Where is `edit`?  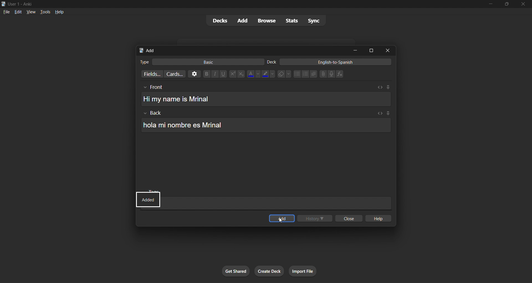 edit is located at coordinates (17, 11).